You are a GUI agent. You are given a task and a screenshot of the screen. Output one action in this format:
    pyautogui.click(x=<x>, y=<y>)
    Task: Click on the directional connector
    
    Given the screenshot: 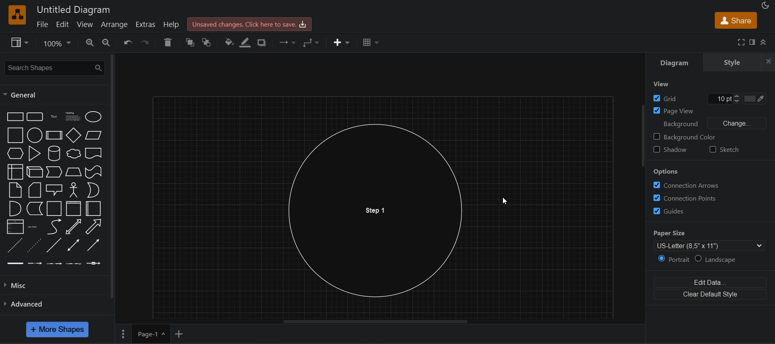 What is the action you would take?
    pyautogui.click(x=97, y=245)
    